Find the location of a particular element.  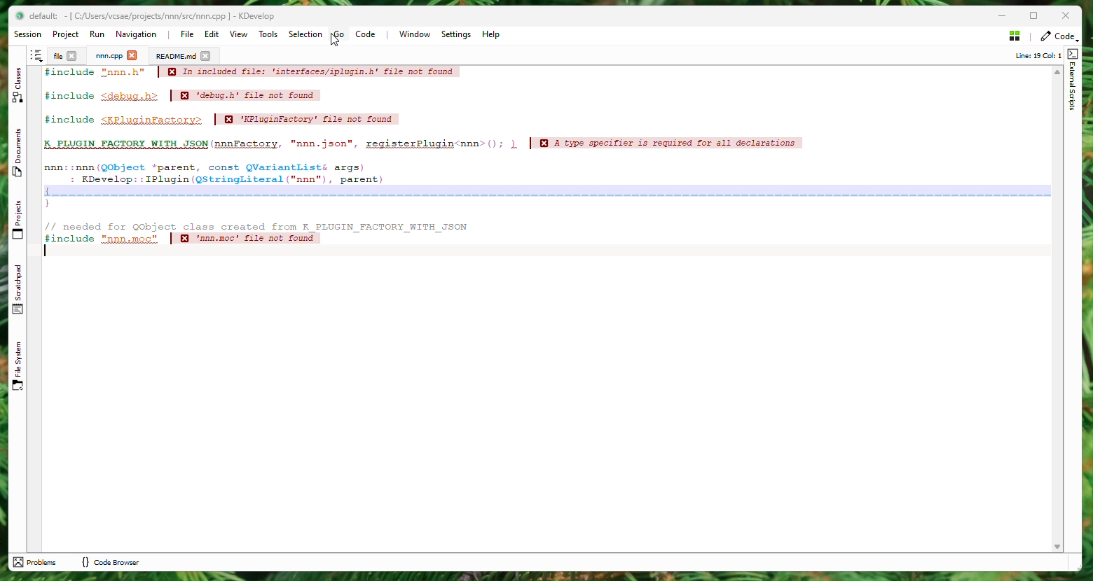

Stash is located at coordinates (1015, 35).